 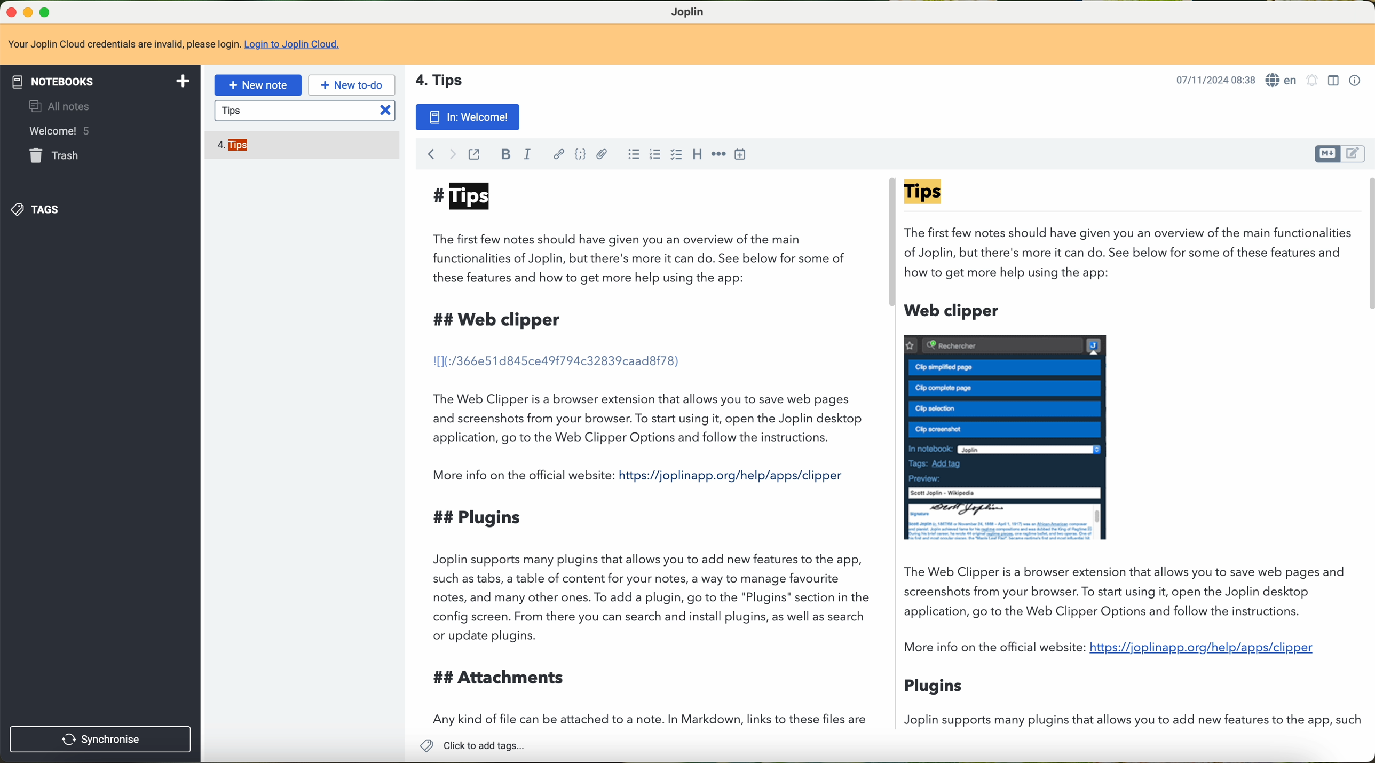 I want to click on More info on the official website: https://joplinapp.org/help/apps/clipper, so click(x=1112, y=651).